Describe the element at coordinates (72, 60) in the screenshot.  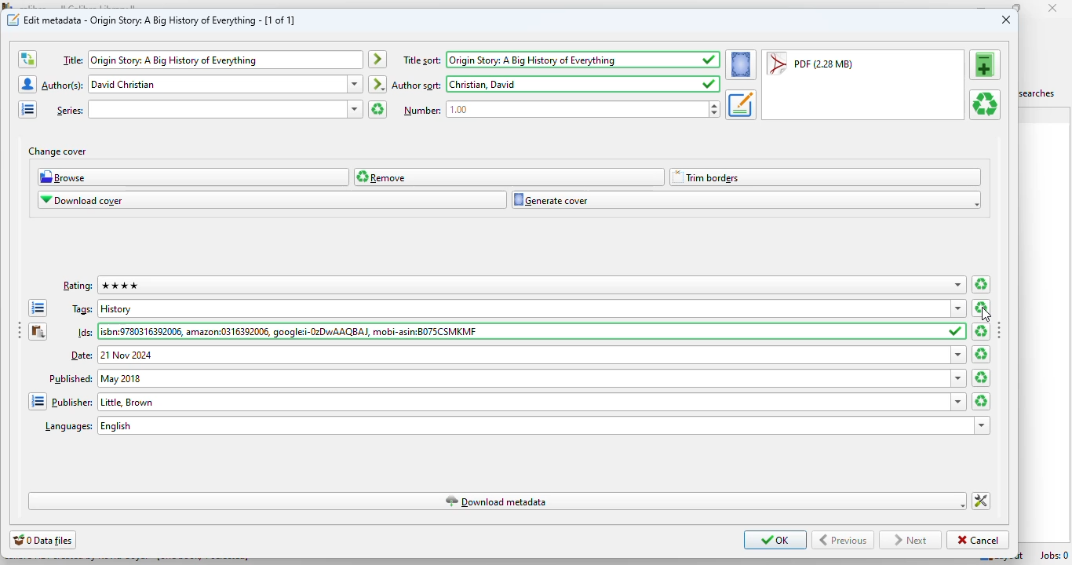
I see `text` at that location.